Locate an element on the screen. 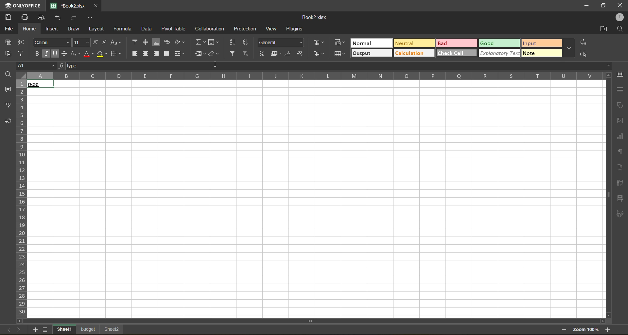 Image resolution: width=628 pixels, height=335 pixels. file is located at coordinates (10, 28).